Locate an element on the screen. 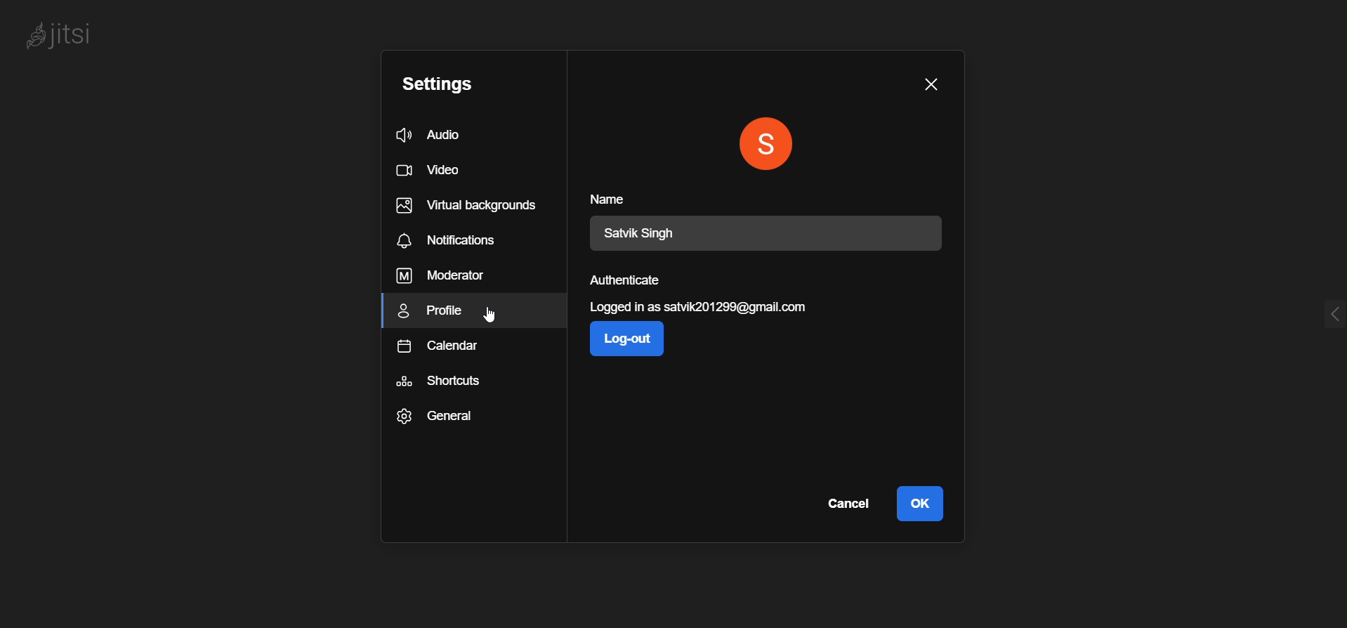 The width and height of the screenshot is (1347, 628). user name is located at coordinates (649, 233).